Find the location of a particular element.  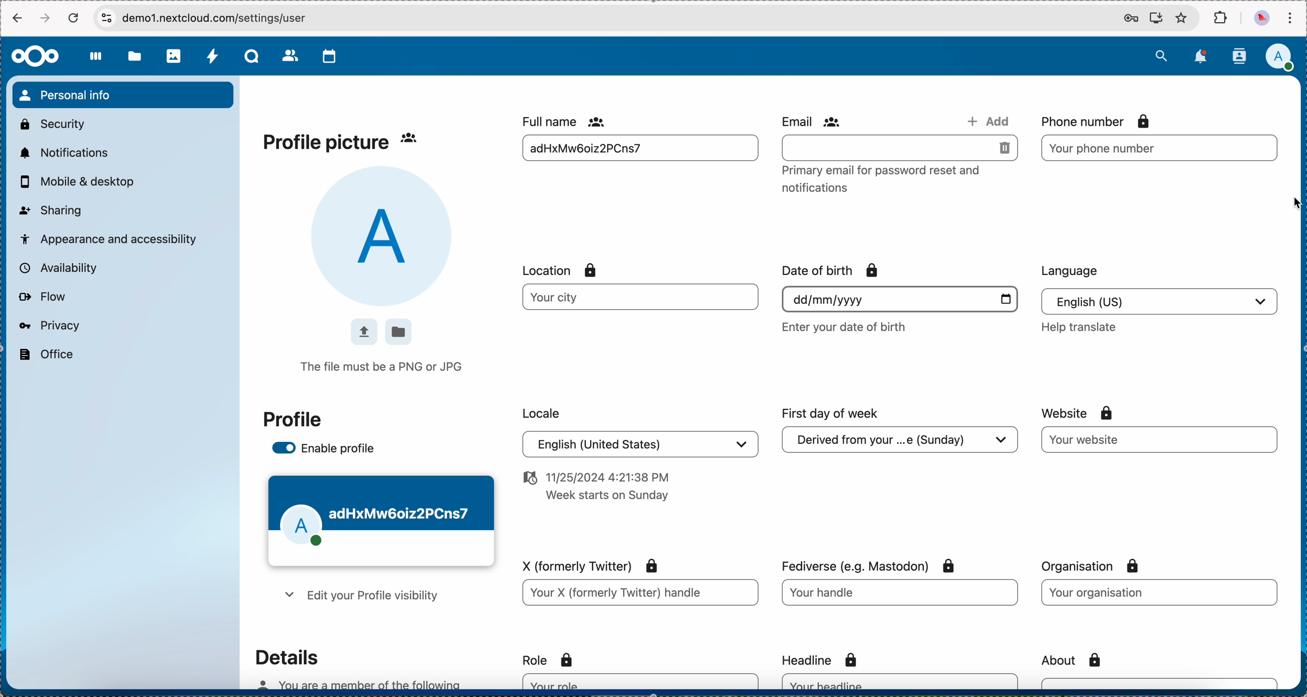

refresh the page is located at coordinates (74, 18).